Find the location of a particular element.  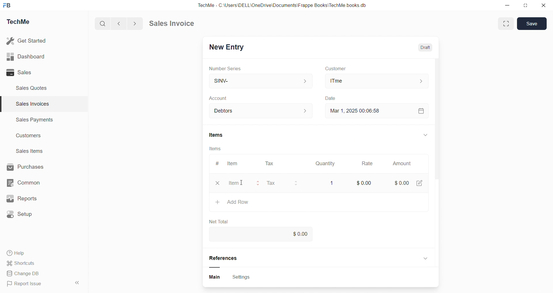

doopdown is located at coordinates (425, 134).